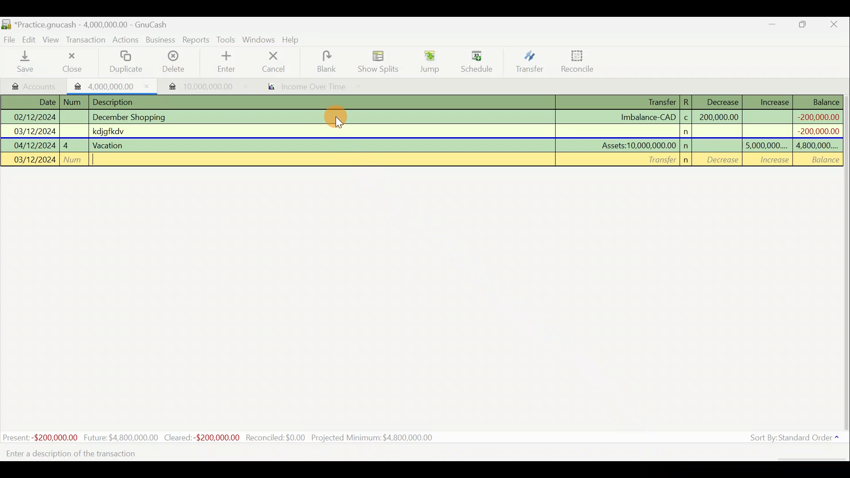 The height and width of the screenshot is (478, 850). What do you see at coordinates (161, 40) in the screenshot?
I see `Business` at bounding box center [161, 40].